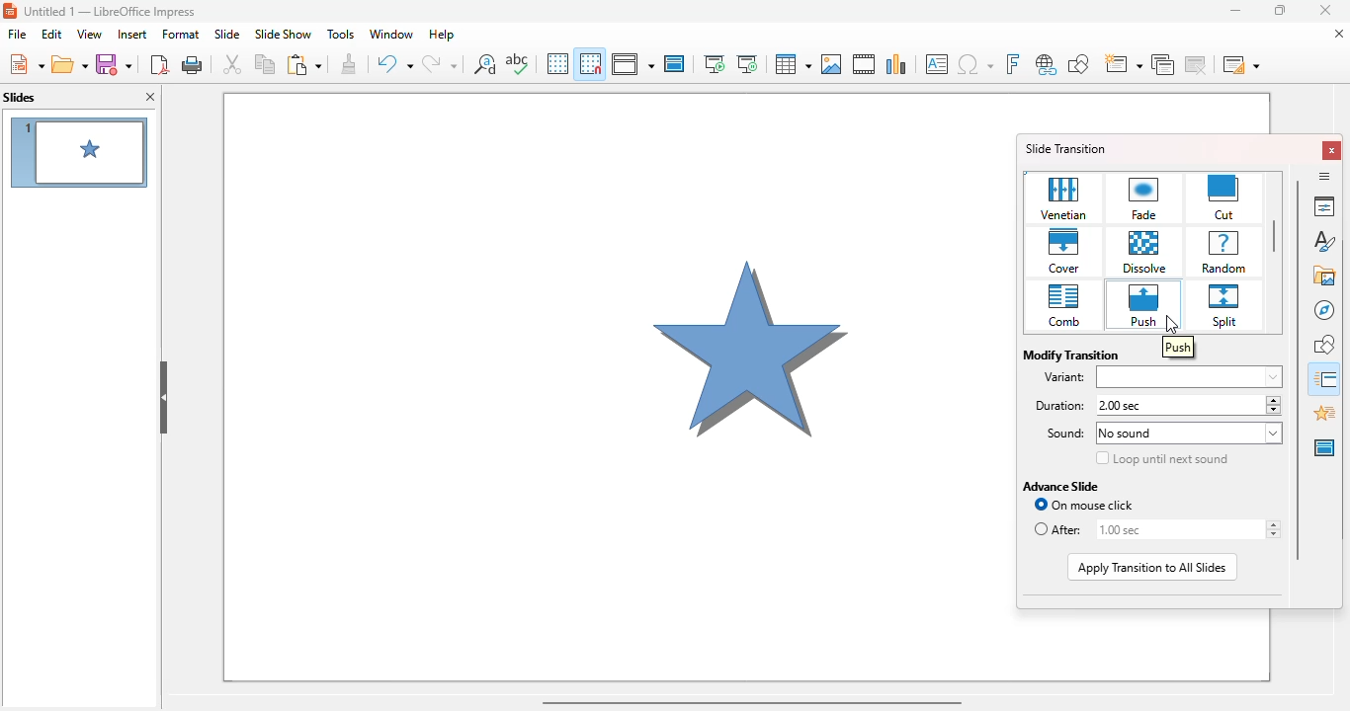 The image size is (1350, 711). What do you see at coordinates (517, 62) in the screenshot?
I see `spelling` at bounding box center [517, 62].